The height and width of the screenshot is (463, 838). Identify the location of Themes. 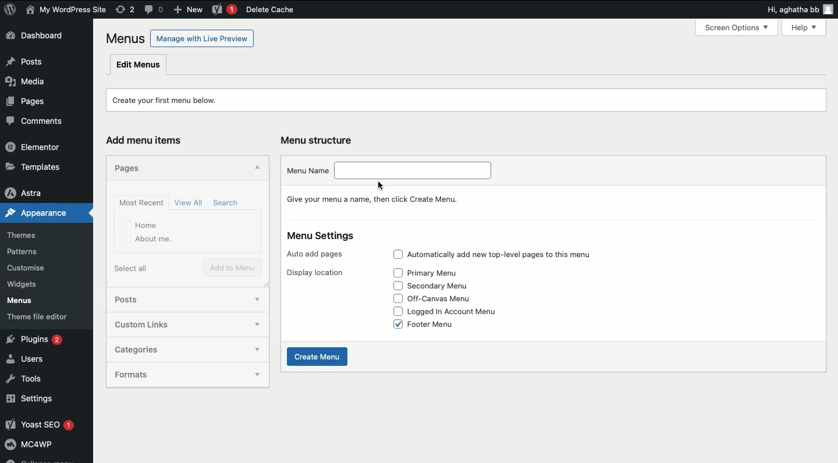
(29, 233).